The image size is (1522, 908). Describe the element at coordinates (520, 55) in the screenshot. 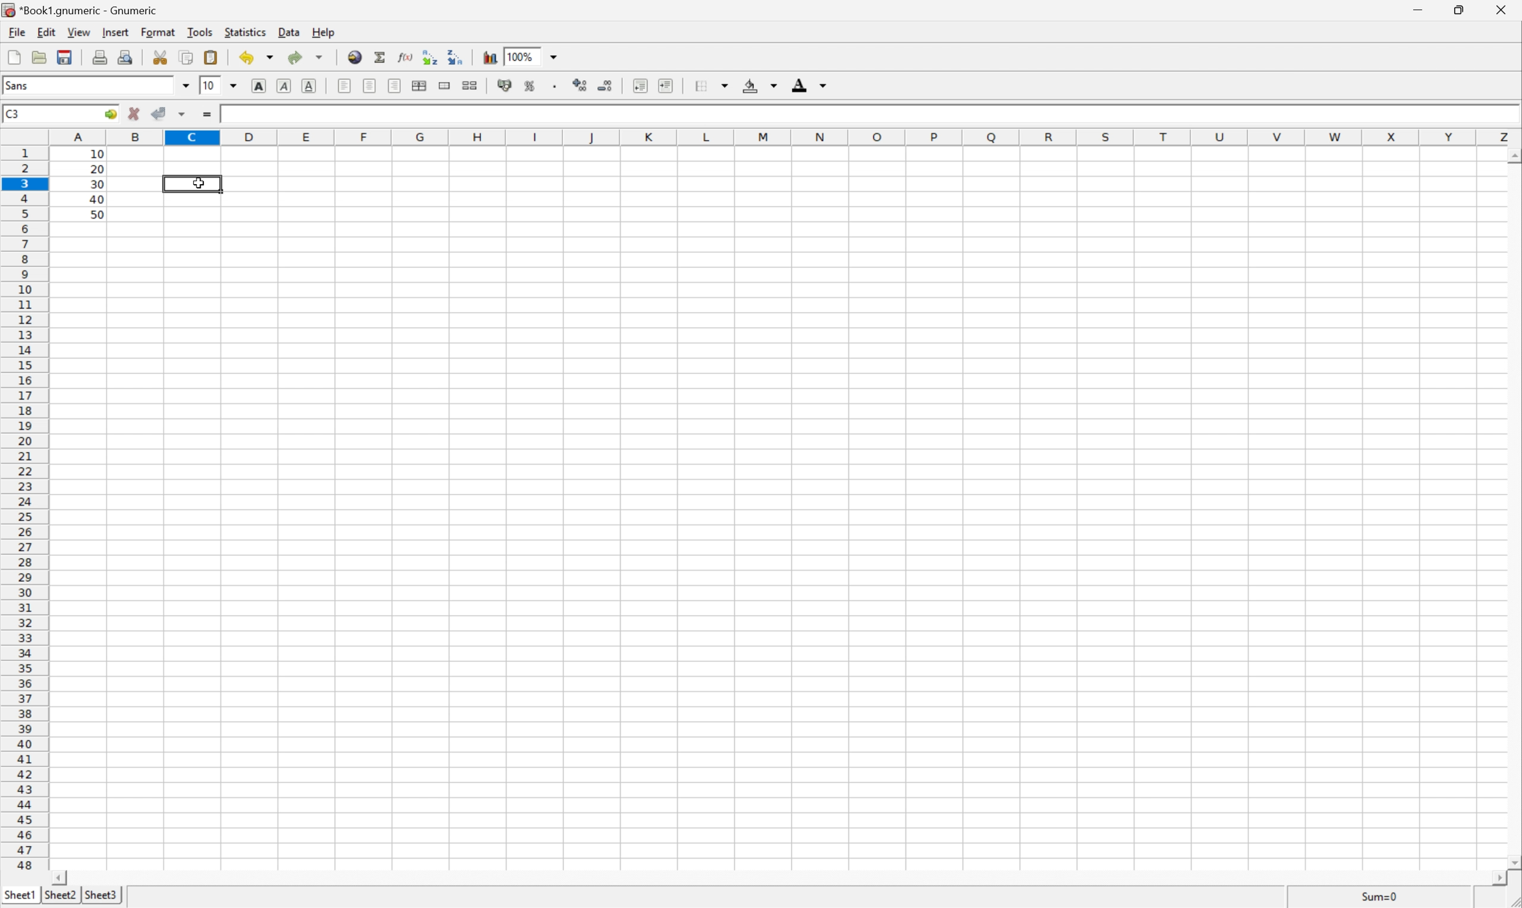

I see `100%` at that location.